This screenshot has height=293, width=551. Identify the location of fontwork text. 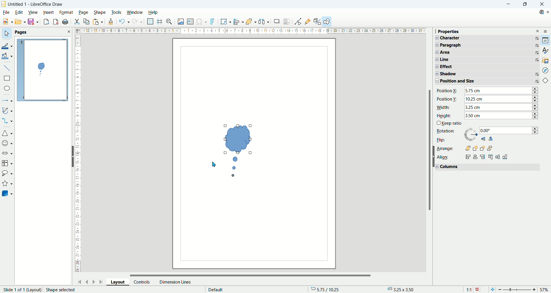
(226, 22).